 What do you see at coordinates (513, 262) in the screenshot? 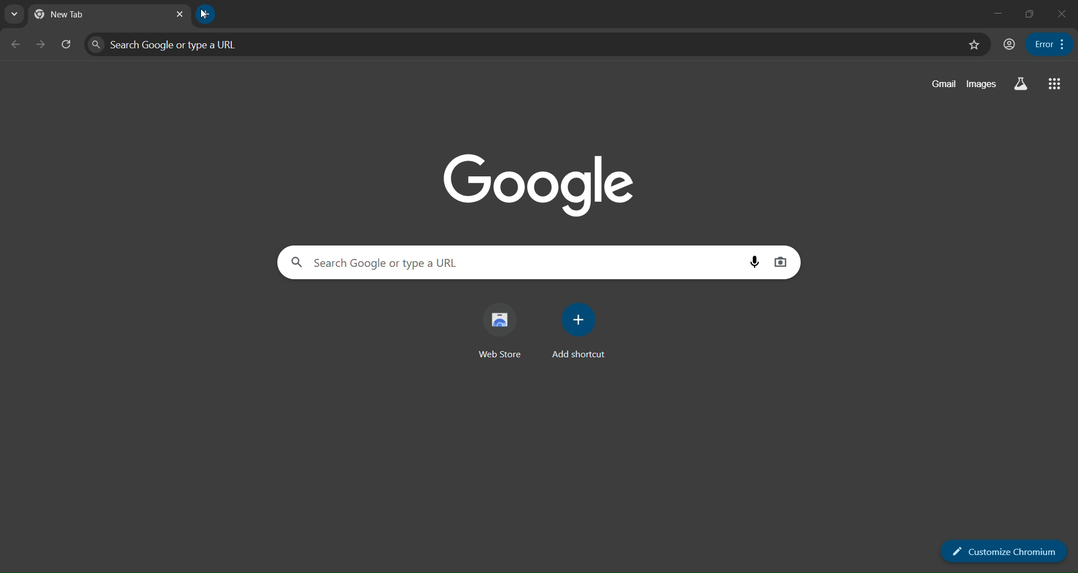
I see `search google or type a url` at bounding box center [513, 262].